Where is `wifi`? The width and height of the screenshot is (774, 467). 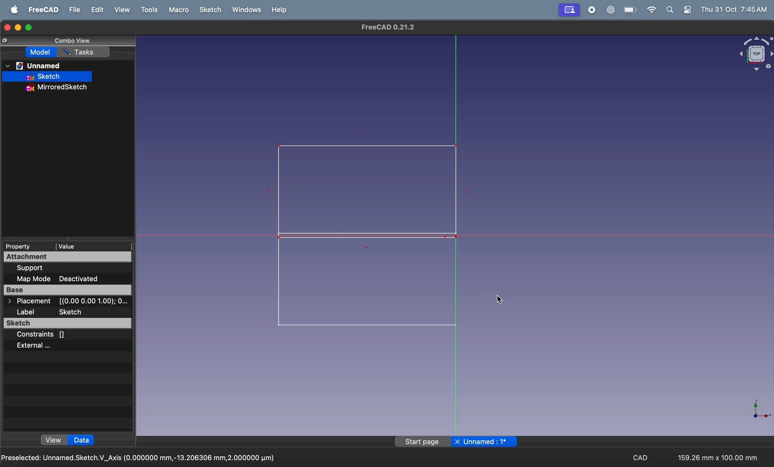
wifi is located at coordinates (650, 10).